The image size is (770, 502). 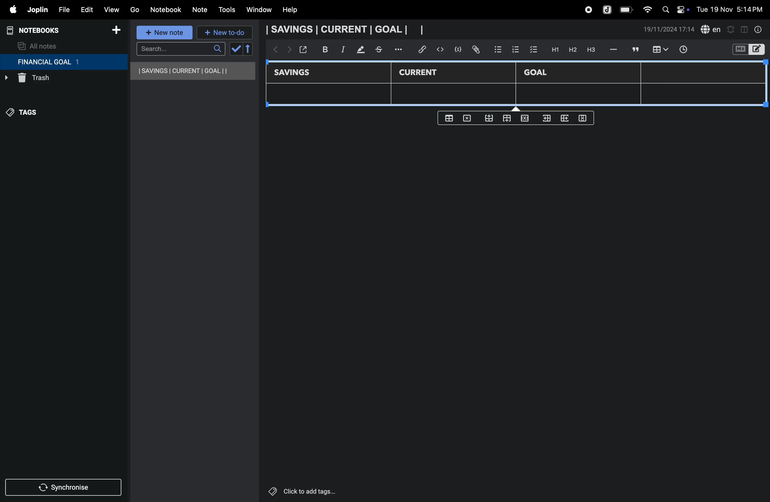 I want to click on window, so click(x=258, y=10).